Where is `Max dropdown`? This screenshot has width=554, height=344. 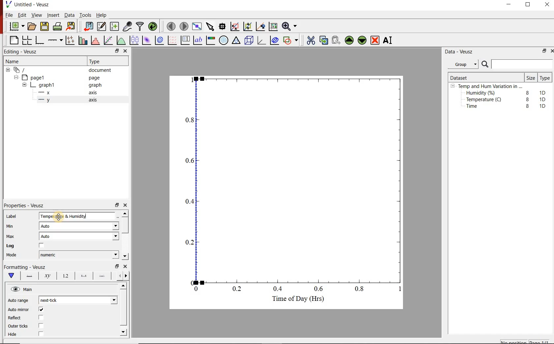 Max dropdown is located at coordinates (108, 237).